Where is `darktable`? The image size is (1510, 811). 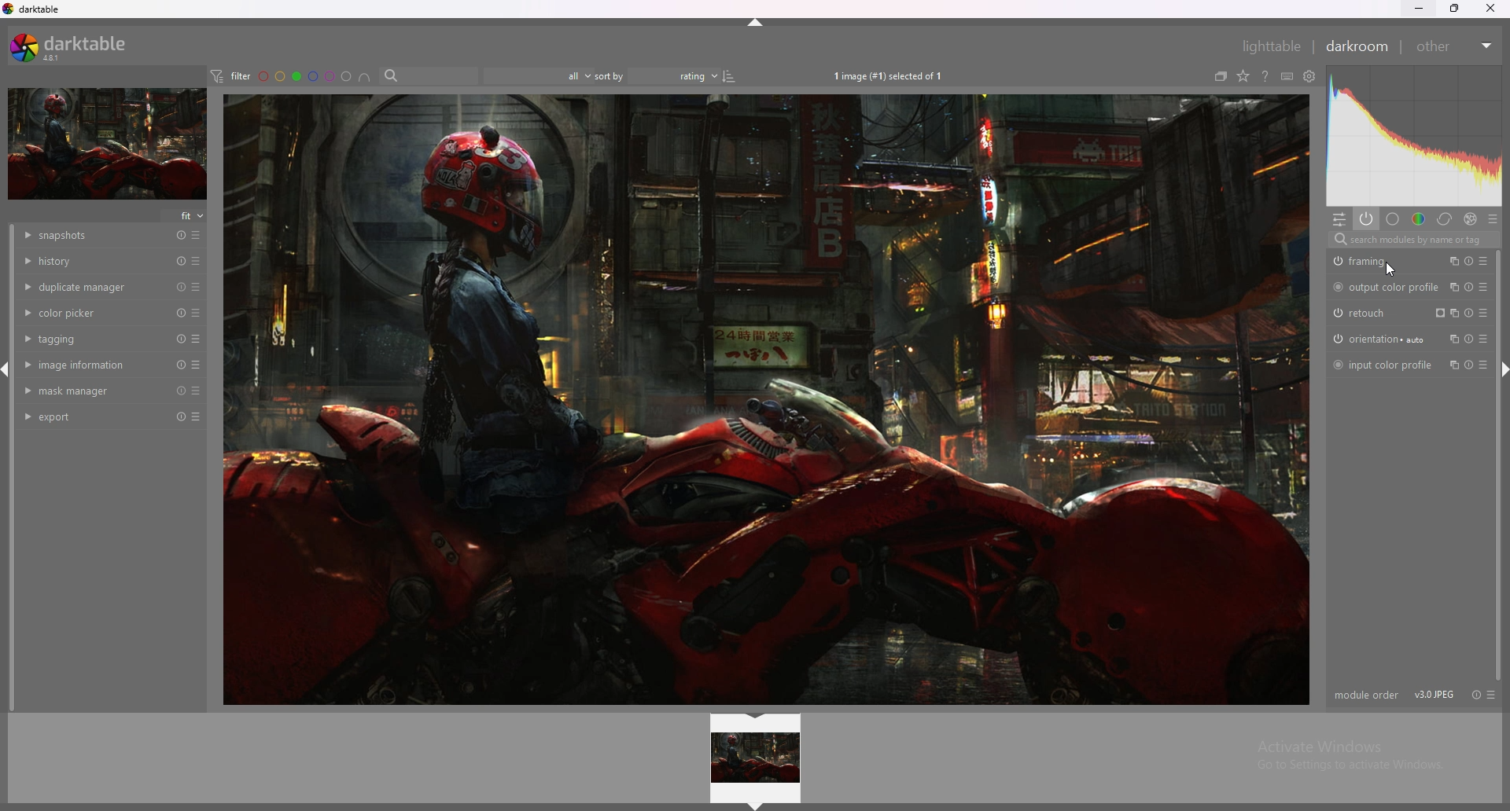 darktable is located at coordinates (75, 46).